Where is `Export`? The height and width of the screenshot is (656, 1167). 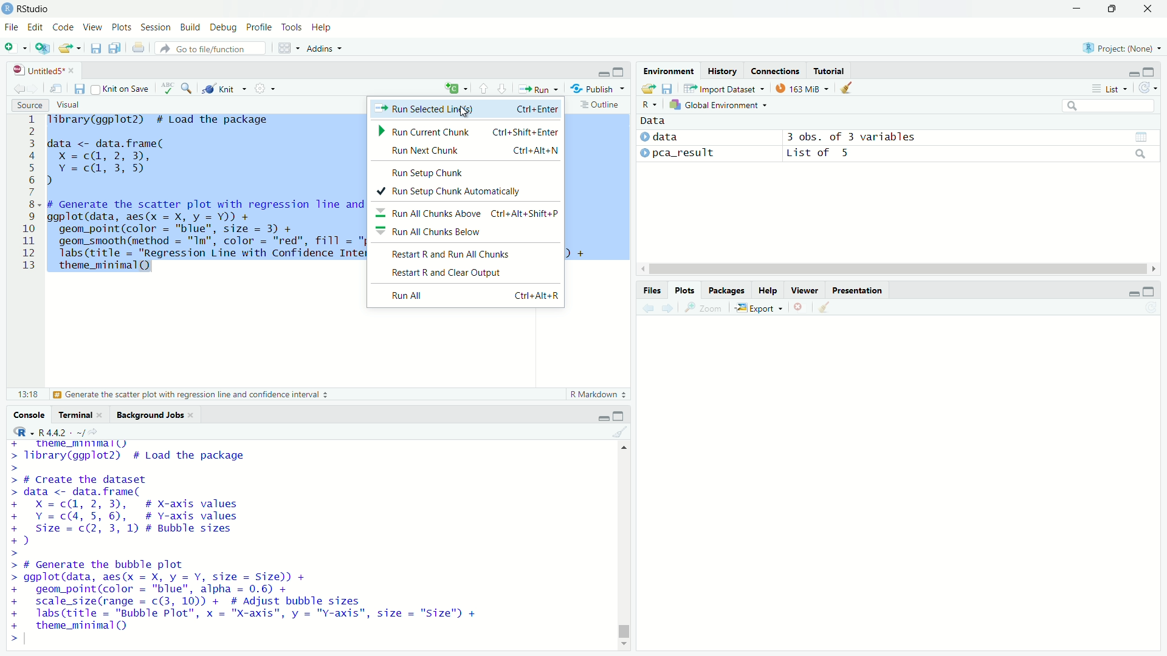 Export is located at coordinates (760, 307).